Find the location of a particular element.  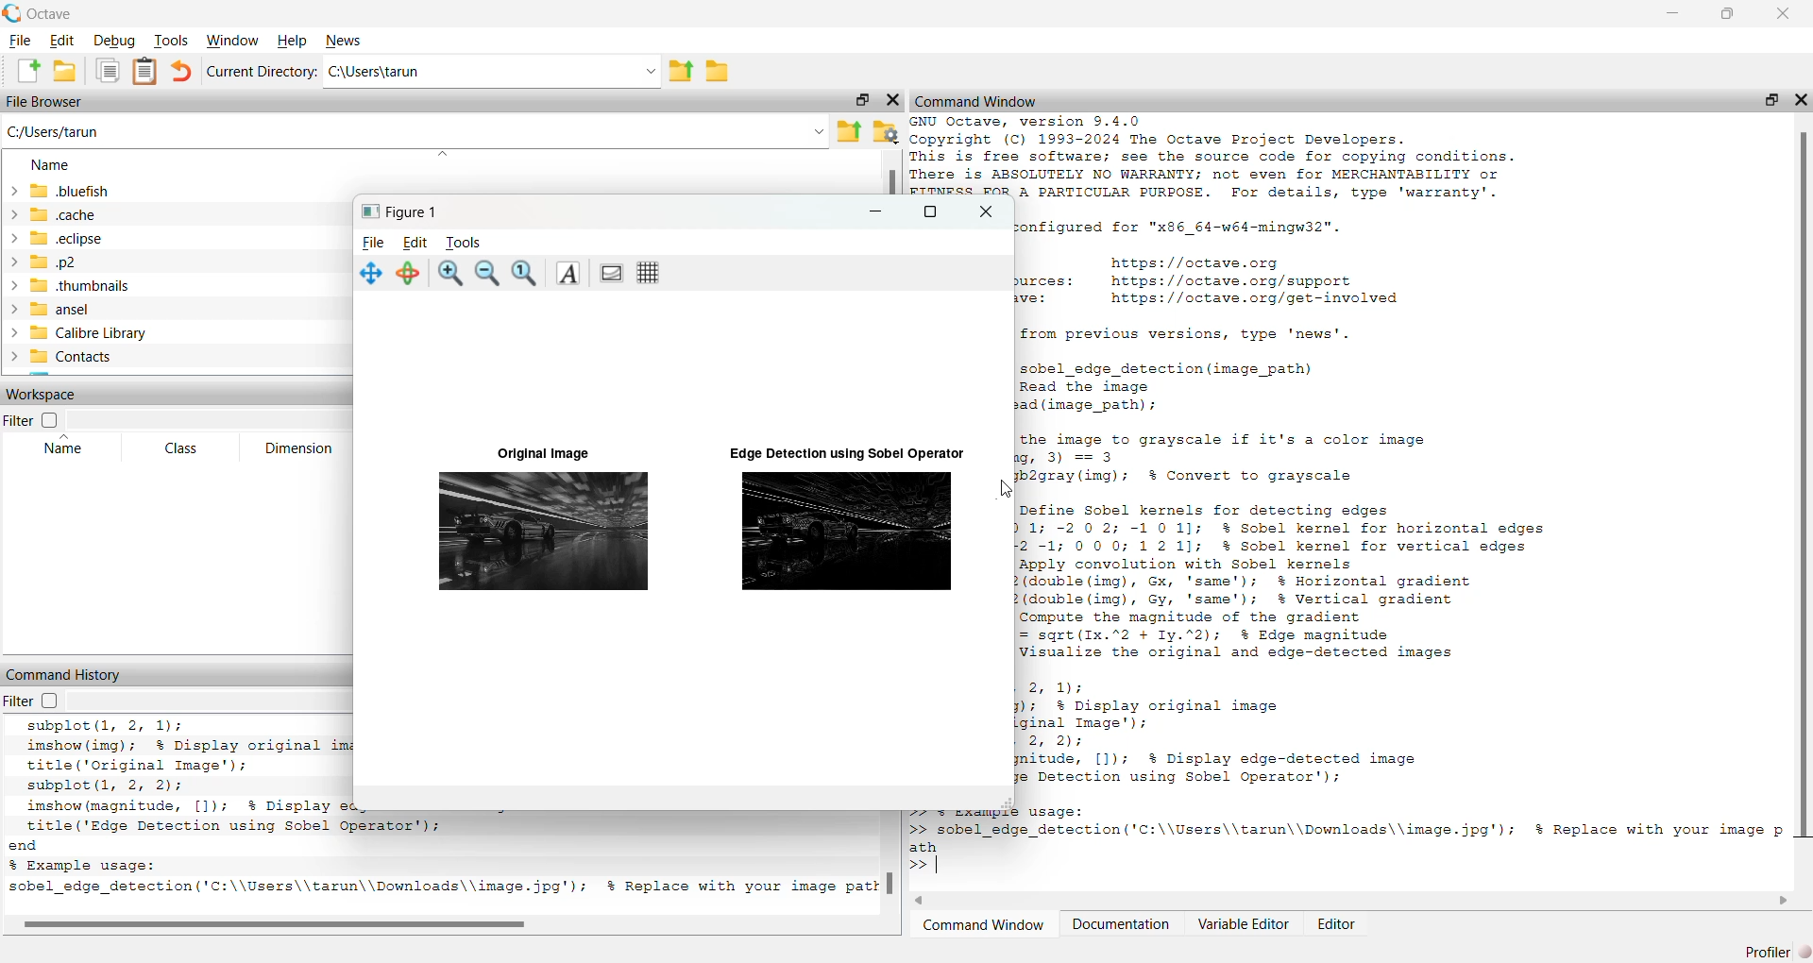

Toggle current axes visibility is located at coordinates (611, 274).